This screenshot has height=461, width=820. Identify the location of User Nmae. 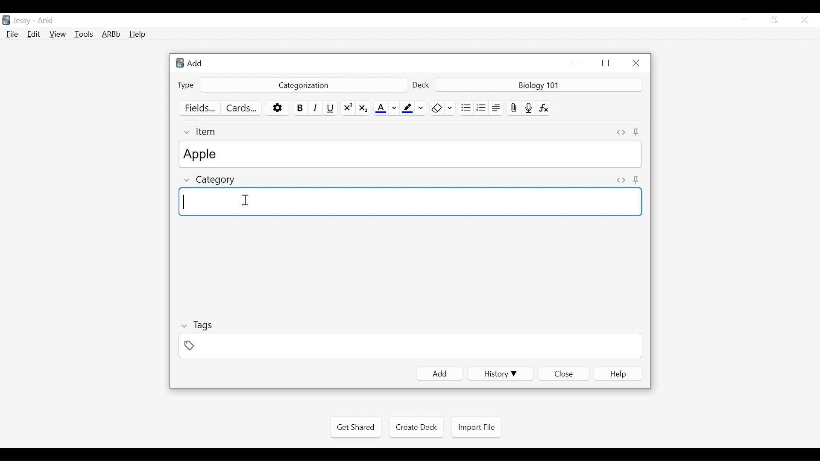
(23, 21).